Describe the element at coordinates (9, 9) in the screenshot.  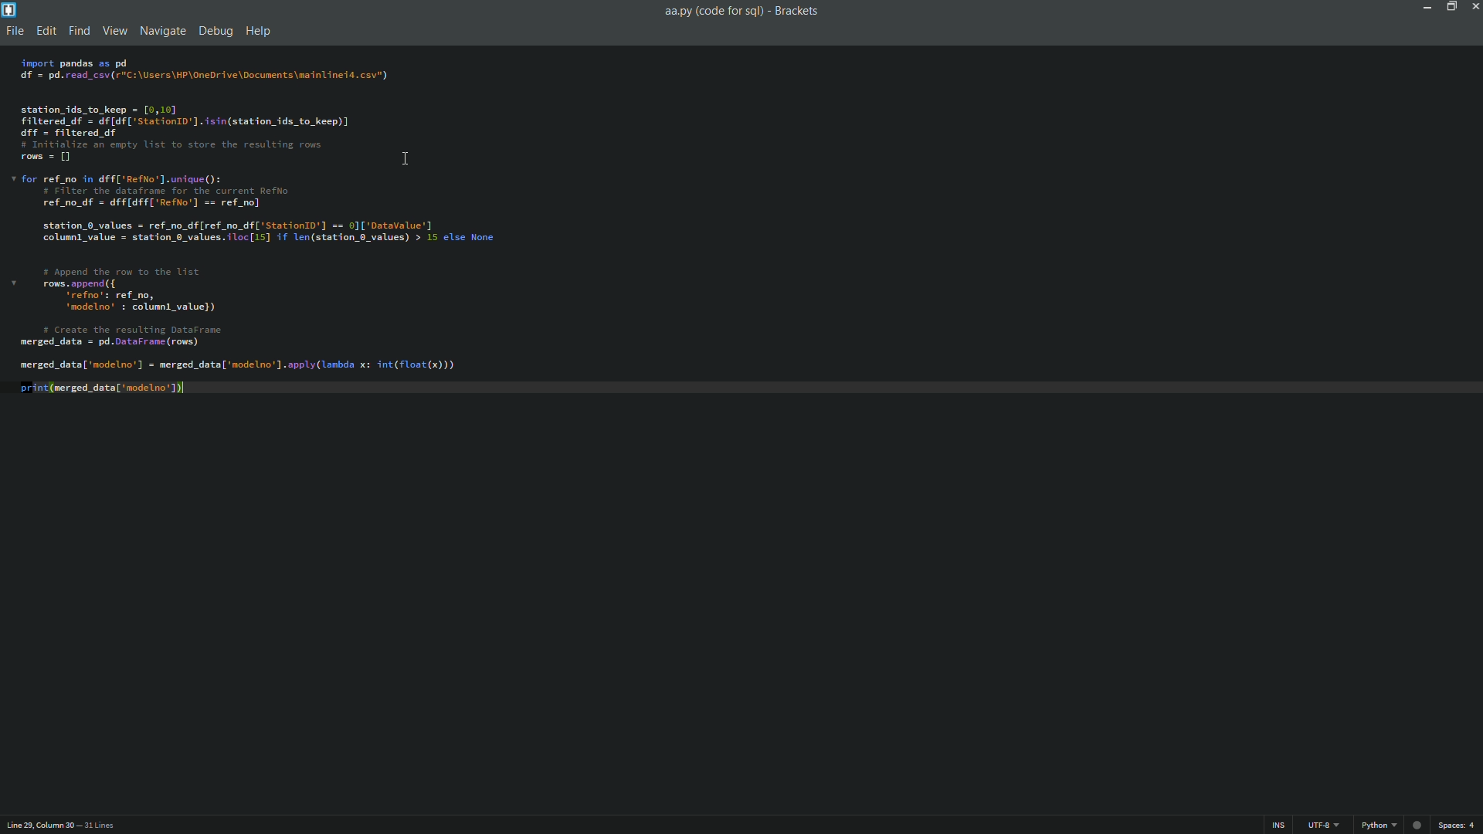
I see `app icon` at that location.